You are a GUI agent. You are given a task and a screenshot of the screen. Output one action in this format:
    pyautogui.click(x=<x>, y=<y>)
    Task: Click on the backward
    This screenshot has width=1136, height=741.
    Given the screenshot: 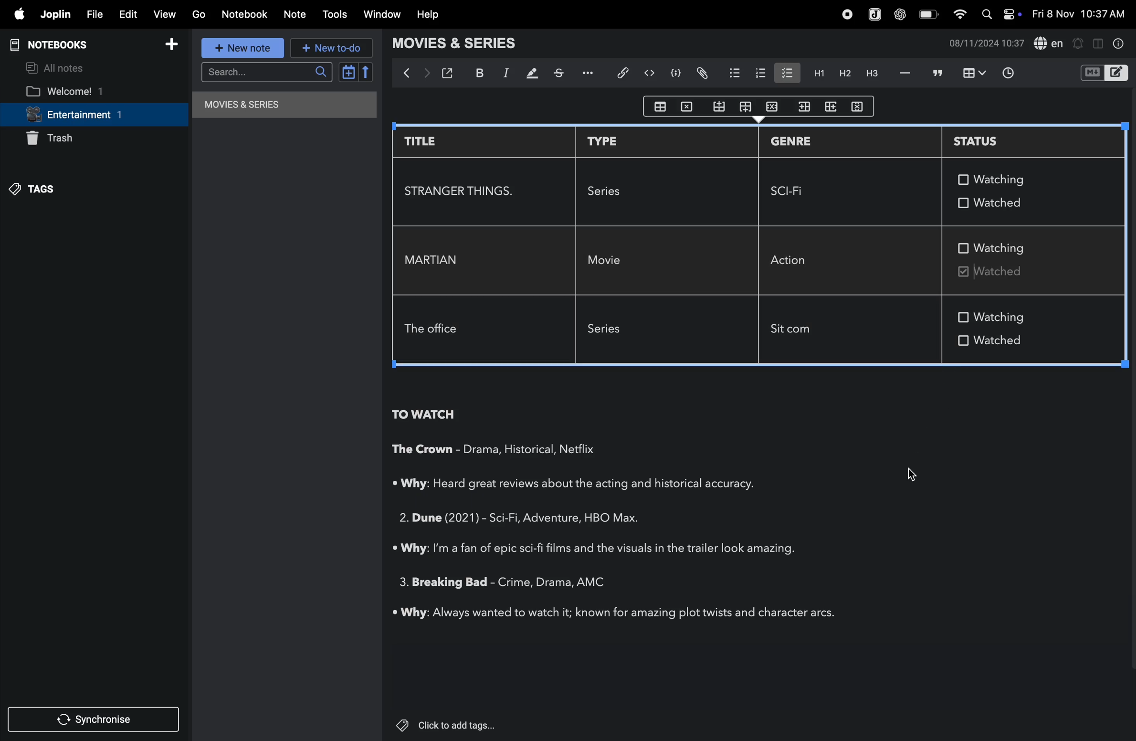 What is the action you would take?
    pyautogui.click(x=406, y=76)
    